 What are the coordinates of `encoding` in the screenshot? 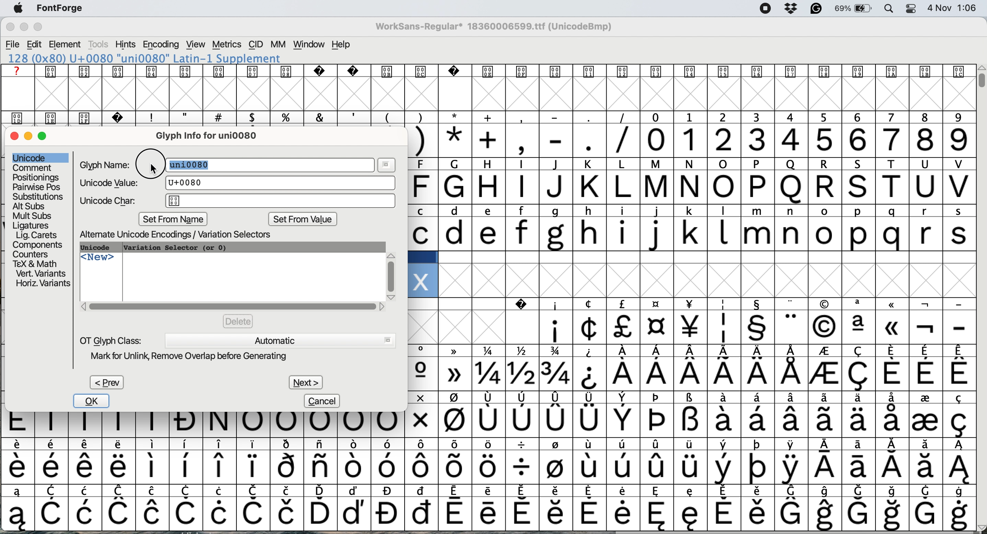 It's located at (161, 44).